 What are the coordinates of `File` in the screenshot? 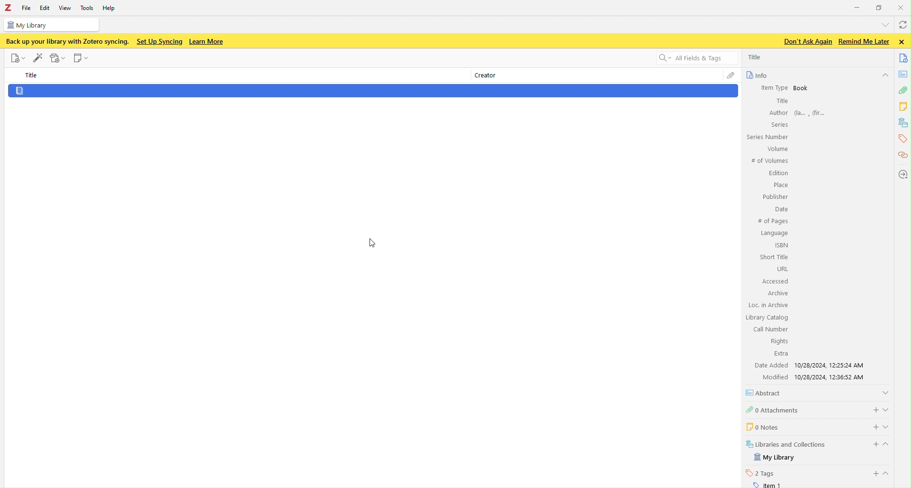 It's located at (17, 58).